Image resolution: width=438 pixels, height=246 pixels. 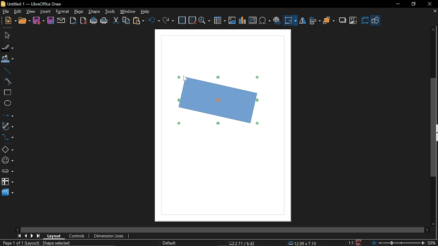 I want to click on Export as pdf, so click(x=84, y=21).